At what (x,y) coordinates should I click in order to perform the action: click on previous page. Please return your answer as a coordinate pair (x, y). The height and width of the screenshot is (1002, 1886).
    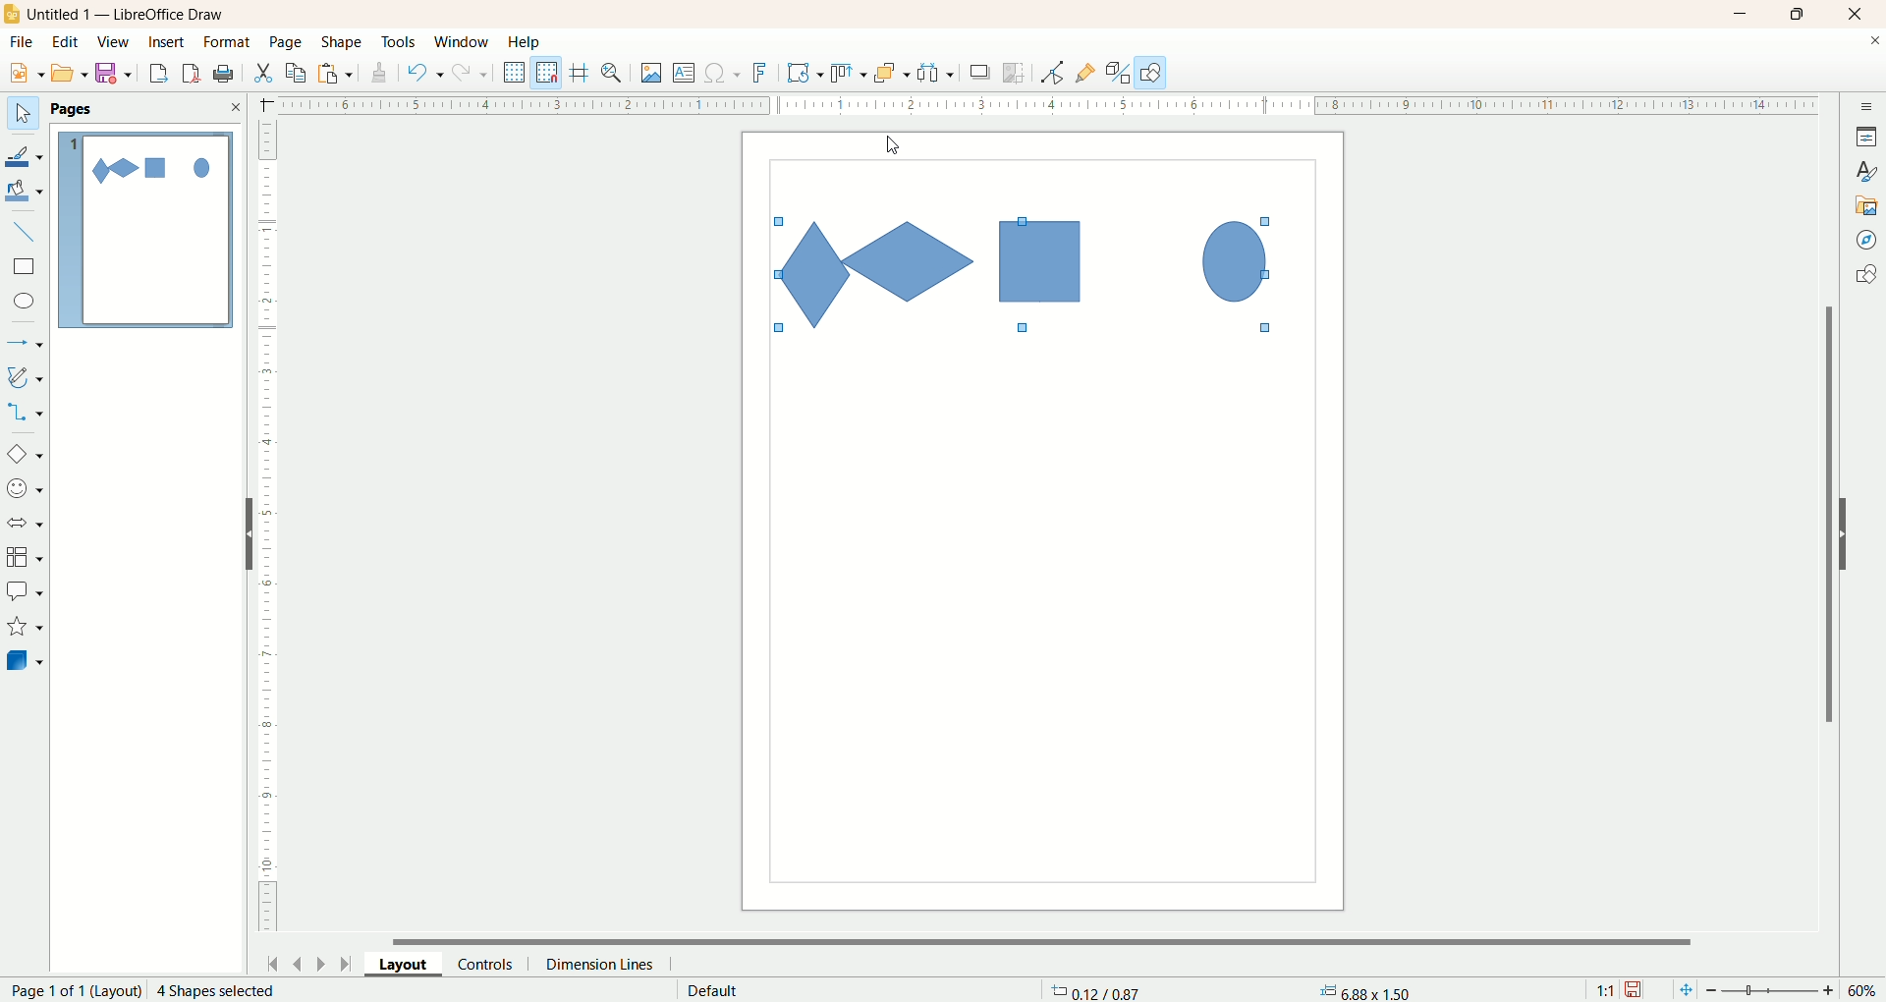
    Looking at the image, I should click on (296, 962).